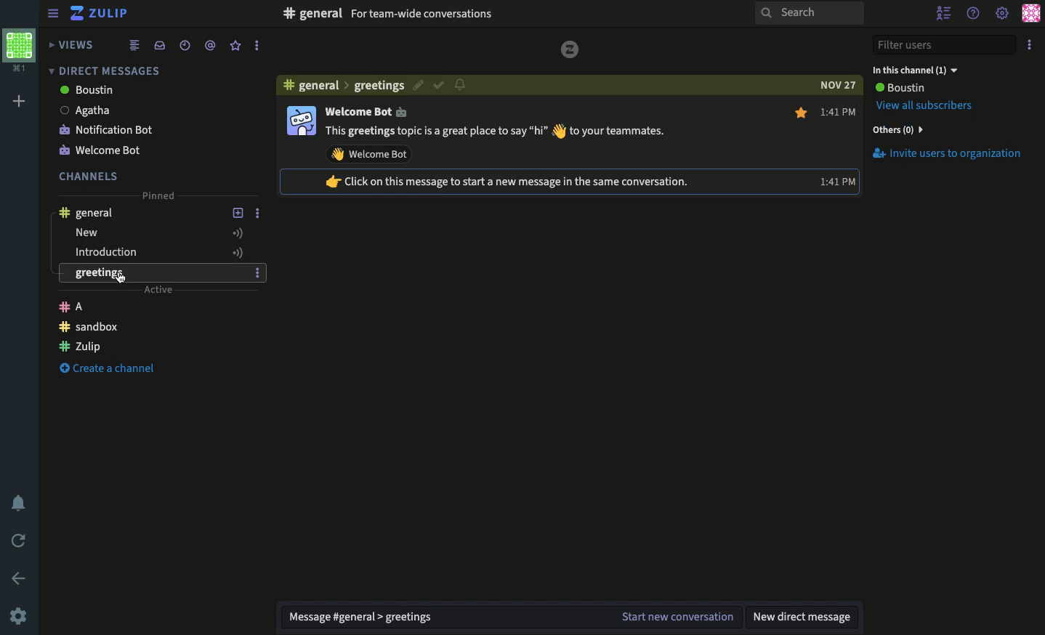 The image size is (1045, 635). Describe the element at coordinates (18, 615) in the screenshot. I see `Settings` at that location.